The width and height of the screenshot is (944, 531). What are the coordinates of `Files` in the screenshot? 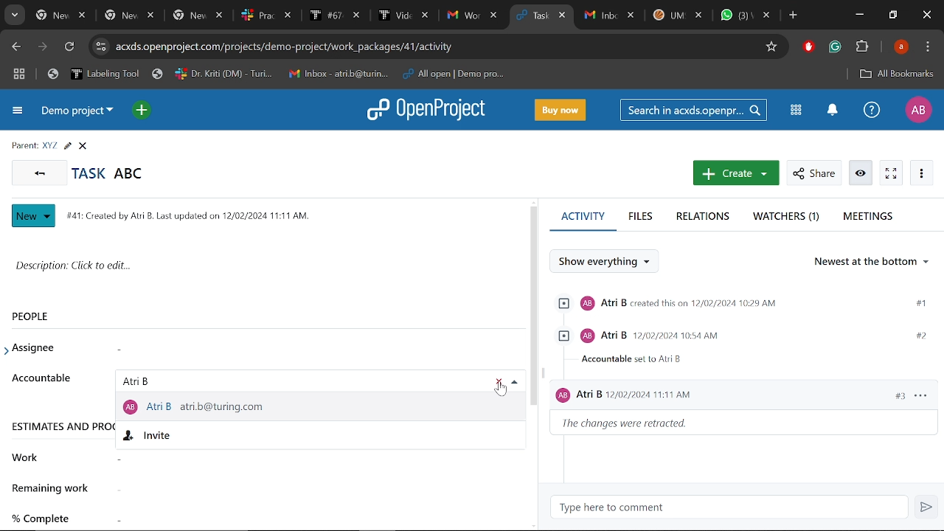 It's located at (639, 217).